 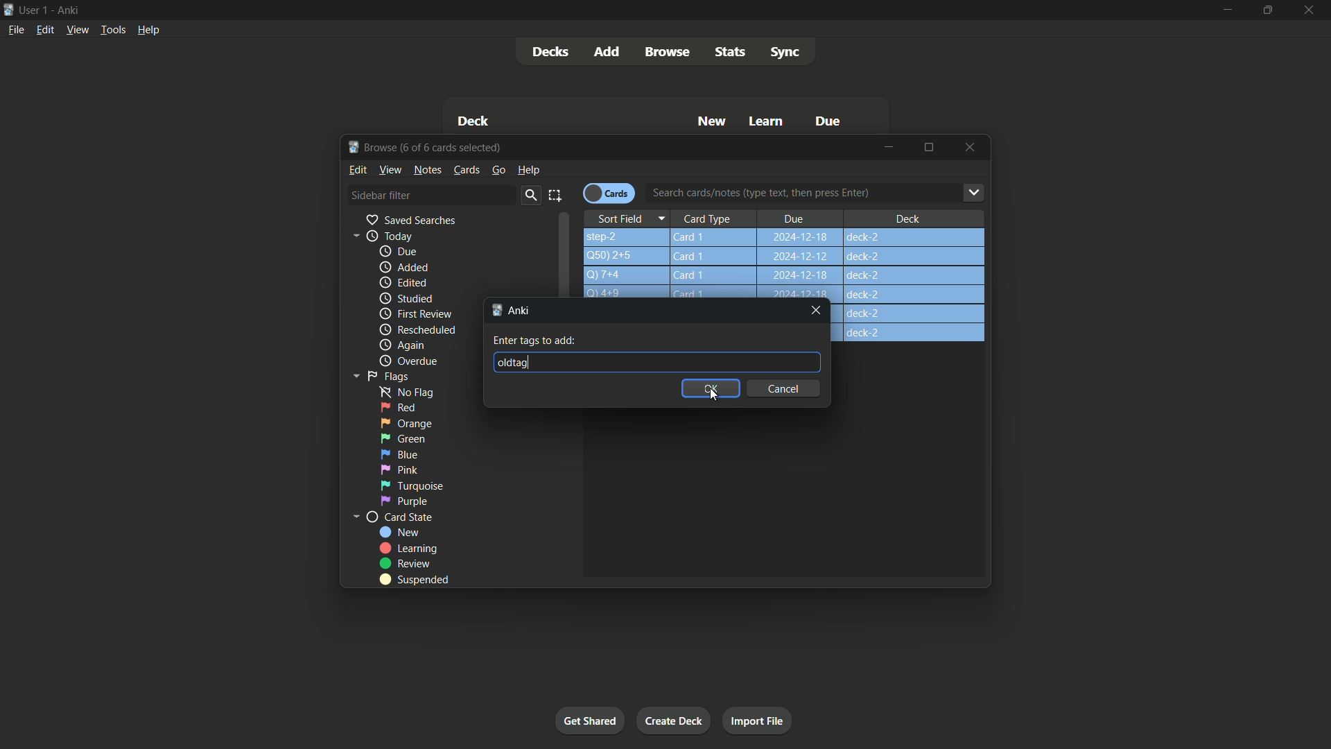 What do you see at coordinates (403, 439) in the screenshot?
I see `green` at bounding box center [403, 439].